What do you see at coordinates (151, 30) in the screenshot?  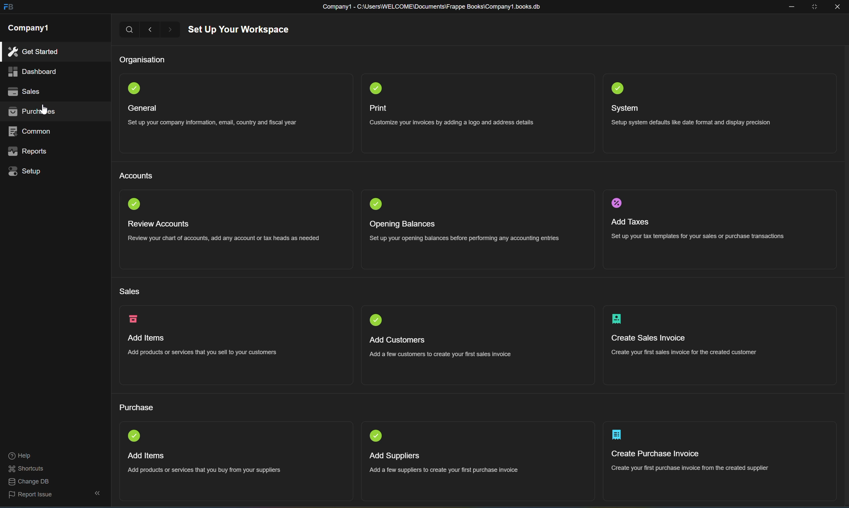 I see `previous` at bounding box center [151, 30].